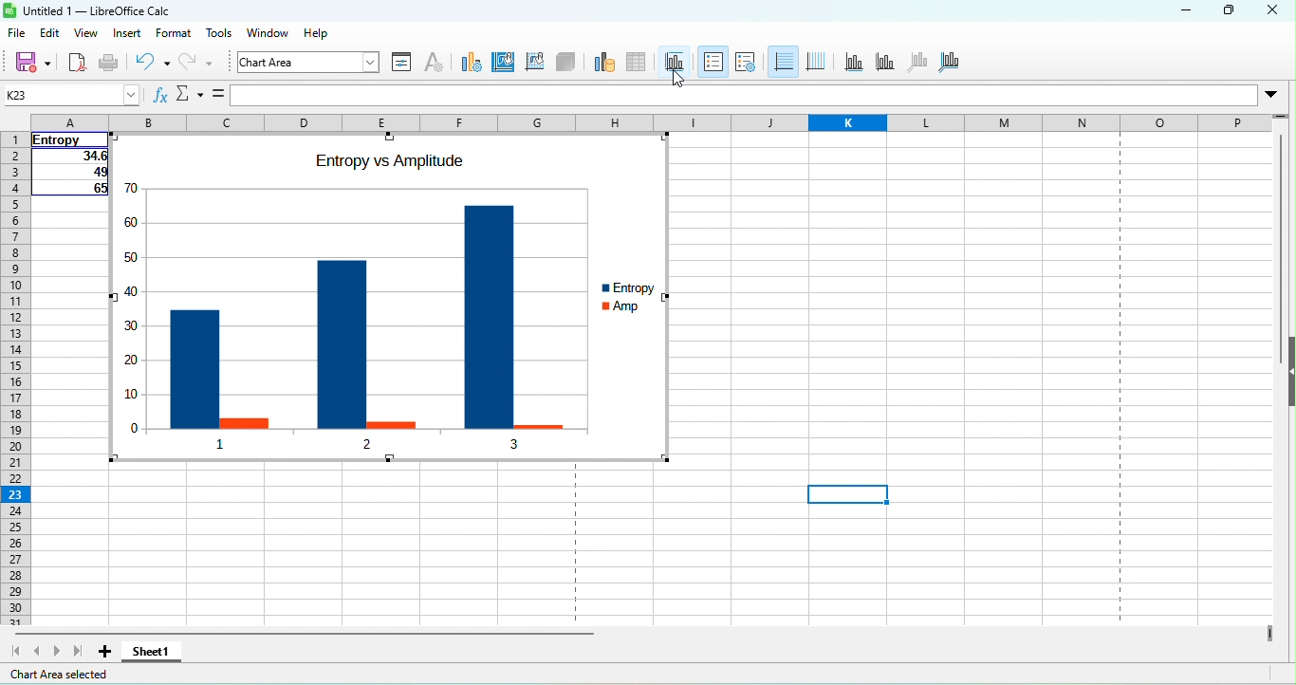 This screenshot has height=685, width=1296. I want to click on chart wall, so click(536, 65).